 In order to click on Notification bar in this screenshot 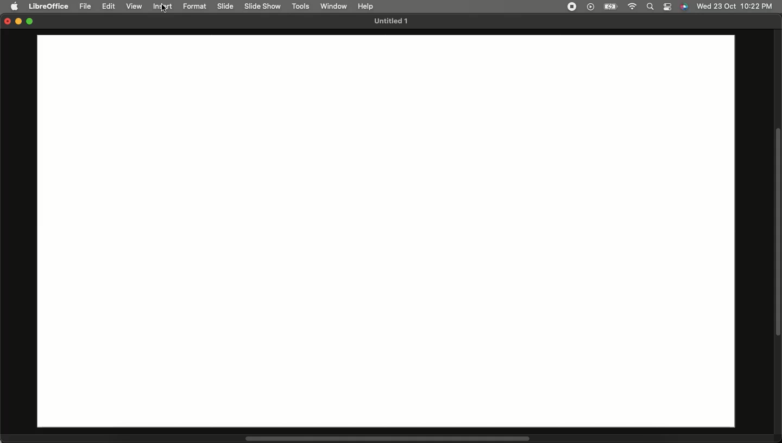, I will do `click(668, 7)`.